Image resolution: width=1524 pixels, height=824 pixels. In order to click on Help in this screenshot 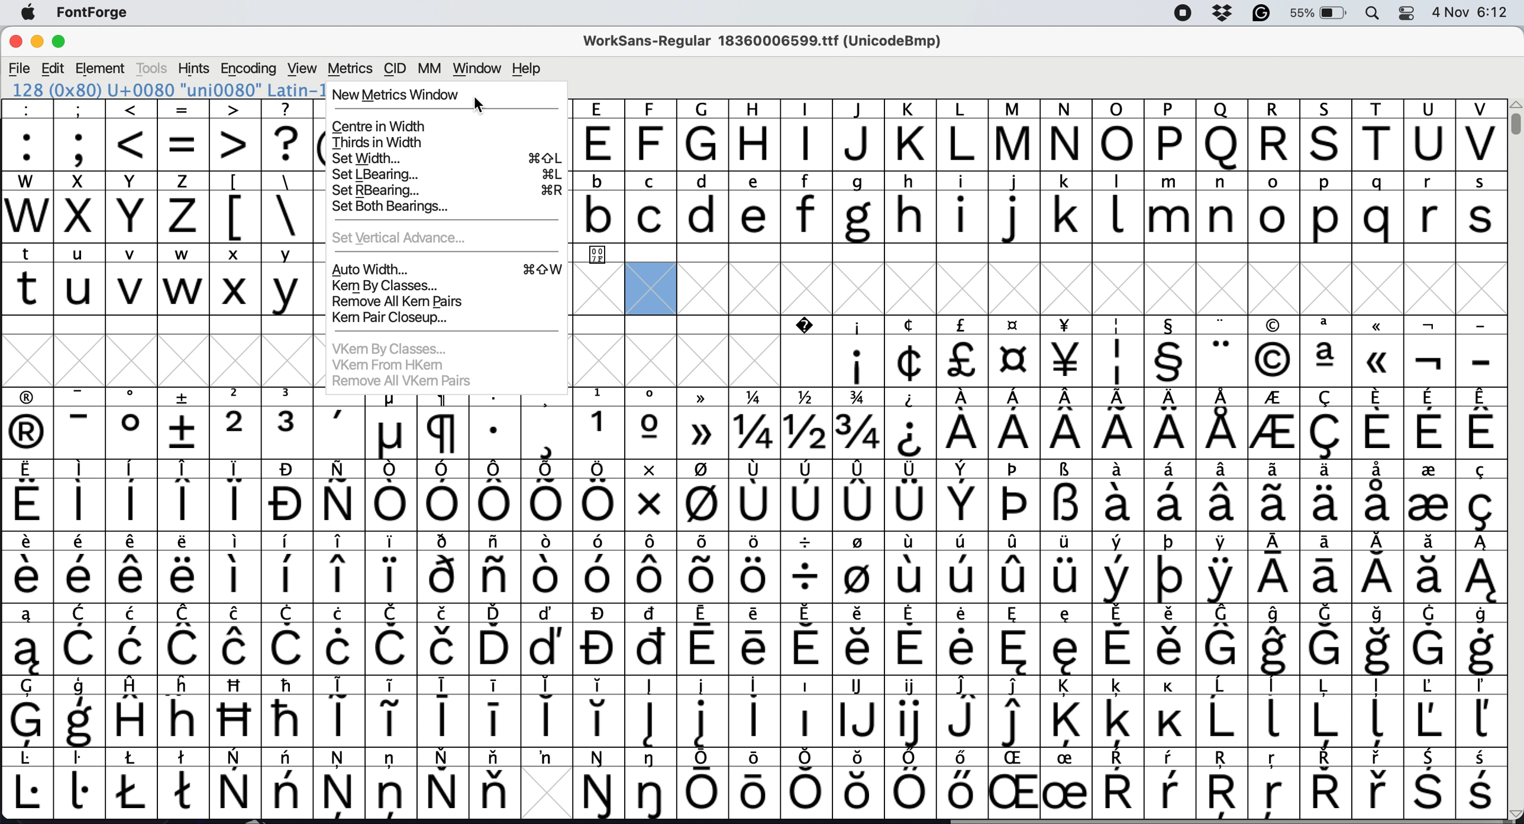, I will do `click(525, 69)`.